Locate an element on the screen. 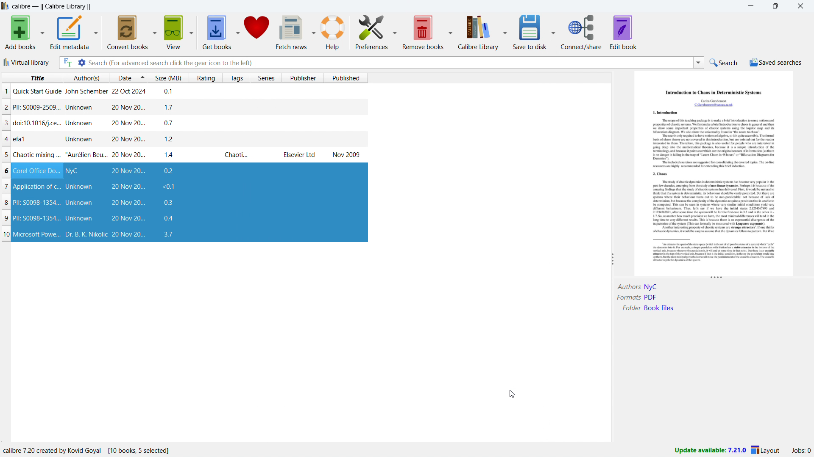 The width and height of the screenshot is (814, 457). layout is located at coordinates (767, 450).